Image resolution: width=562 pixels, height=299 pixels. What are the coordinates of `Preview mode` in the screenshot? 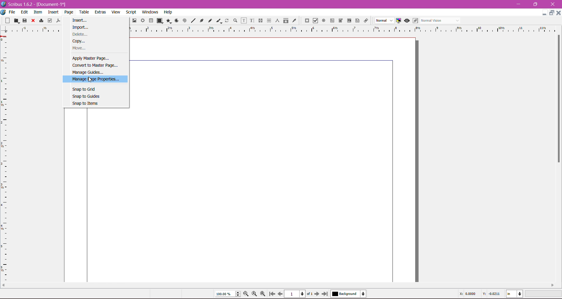 It's located at (407, 21).